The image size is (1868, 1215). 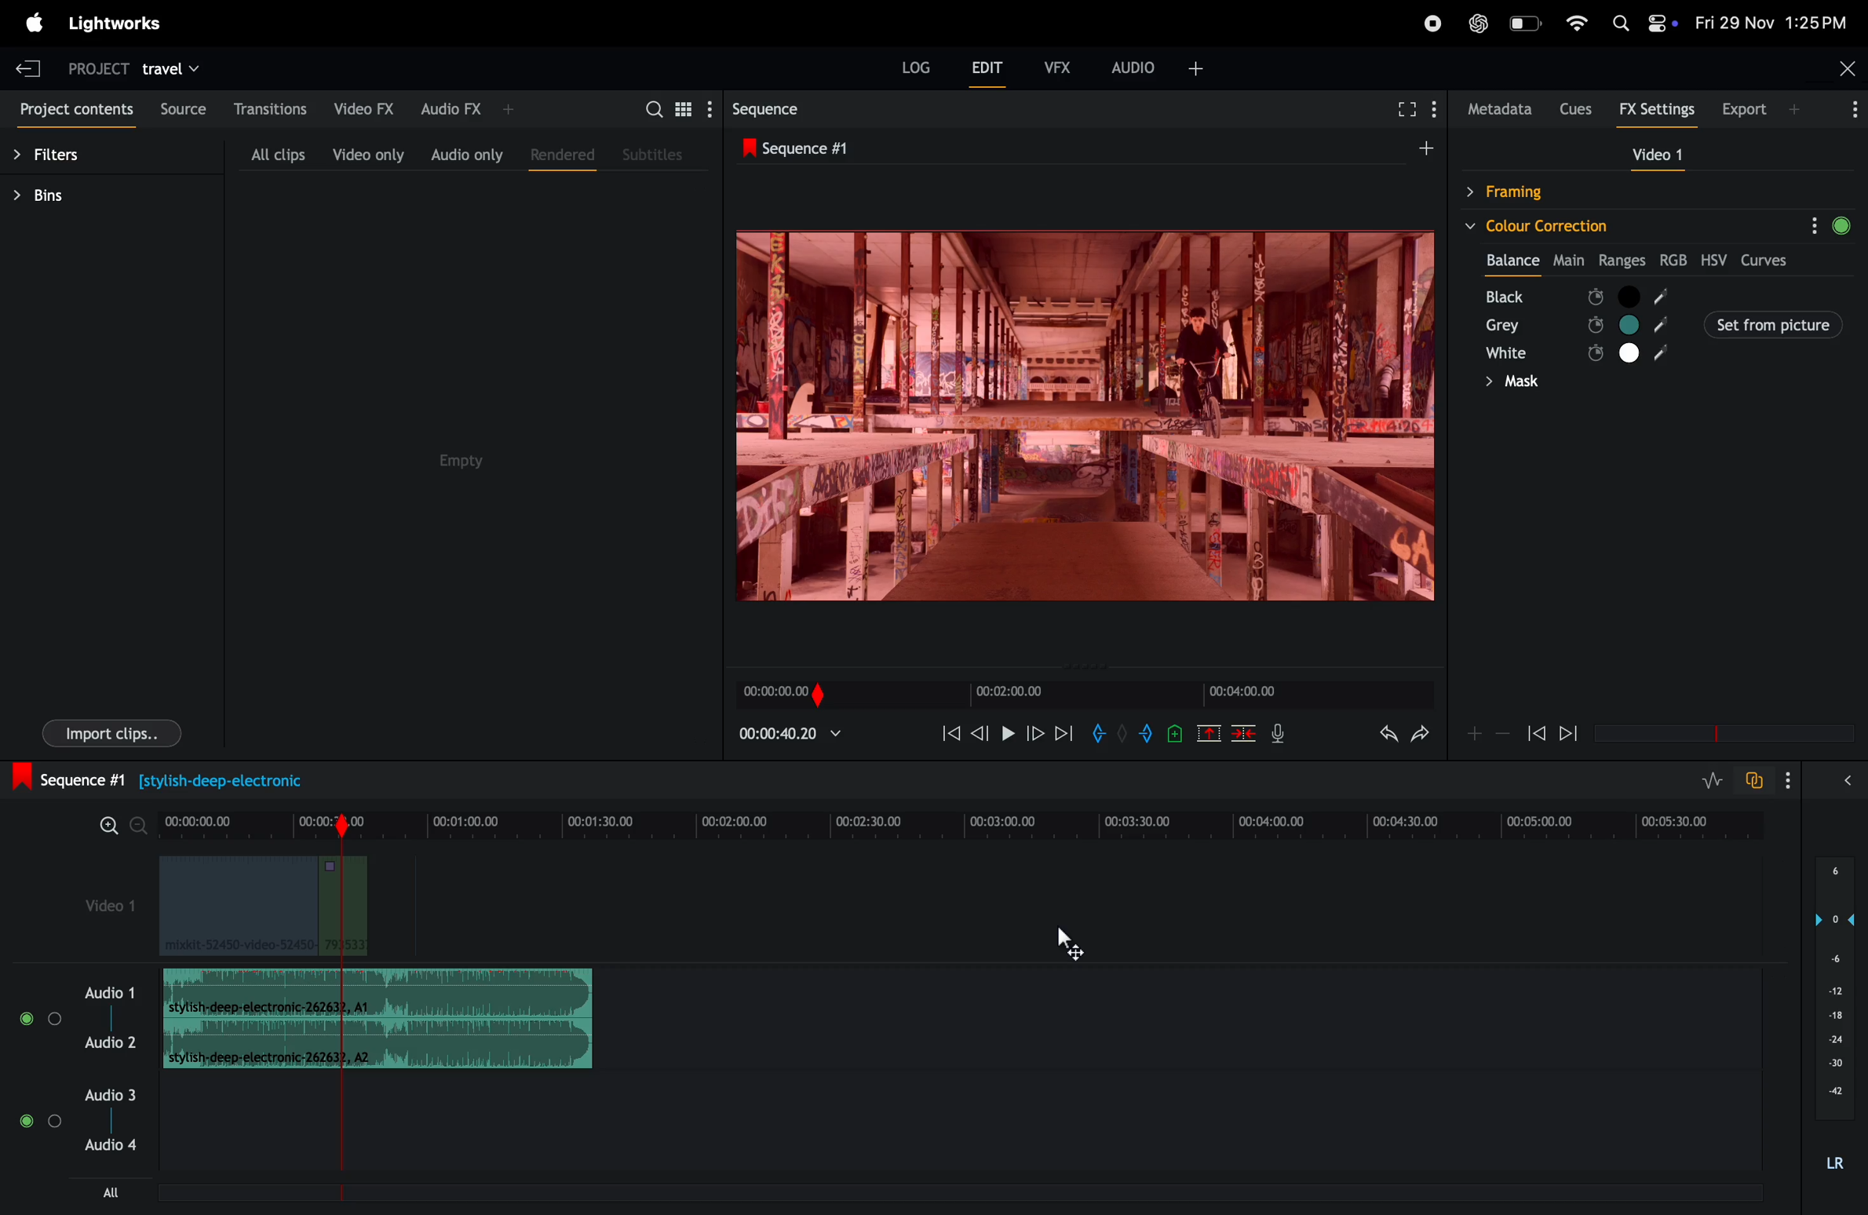 What do you see at coordinates (1431, 25) in the screenshot?
I see `recorder` at bounding box center [1431, 25].